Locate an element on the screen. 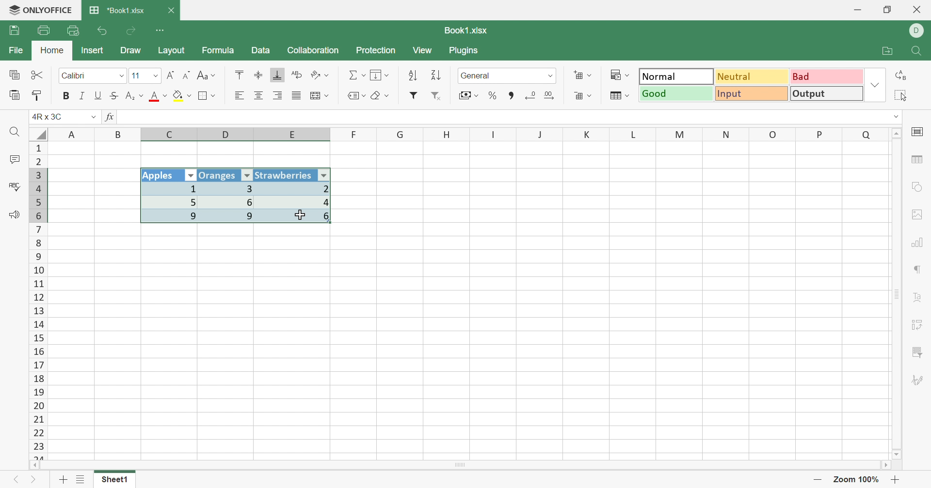  1 is located at coordinates (168, 189).